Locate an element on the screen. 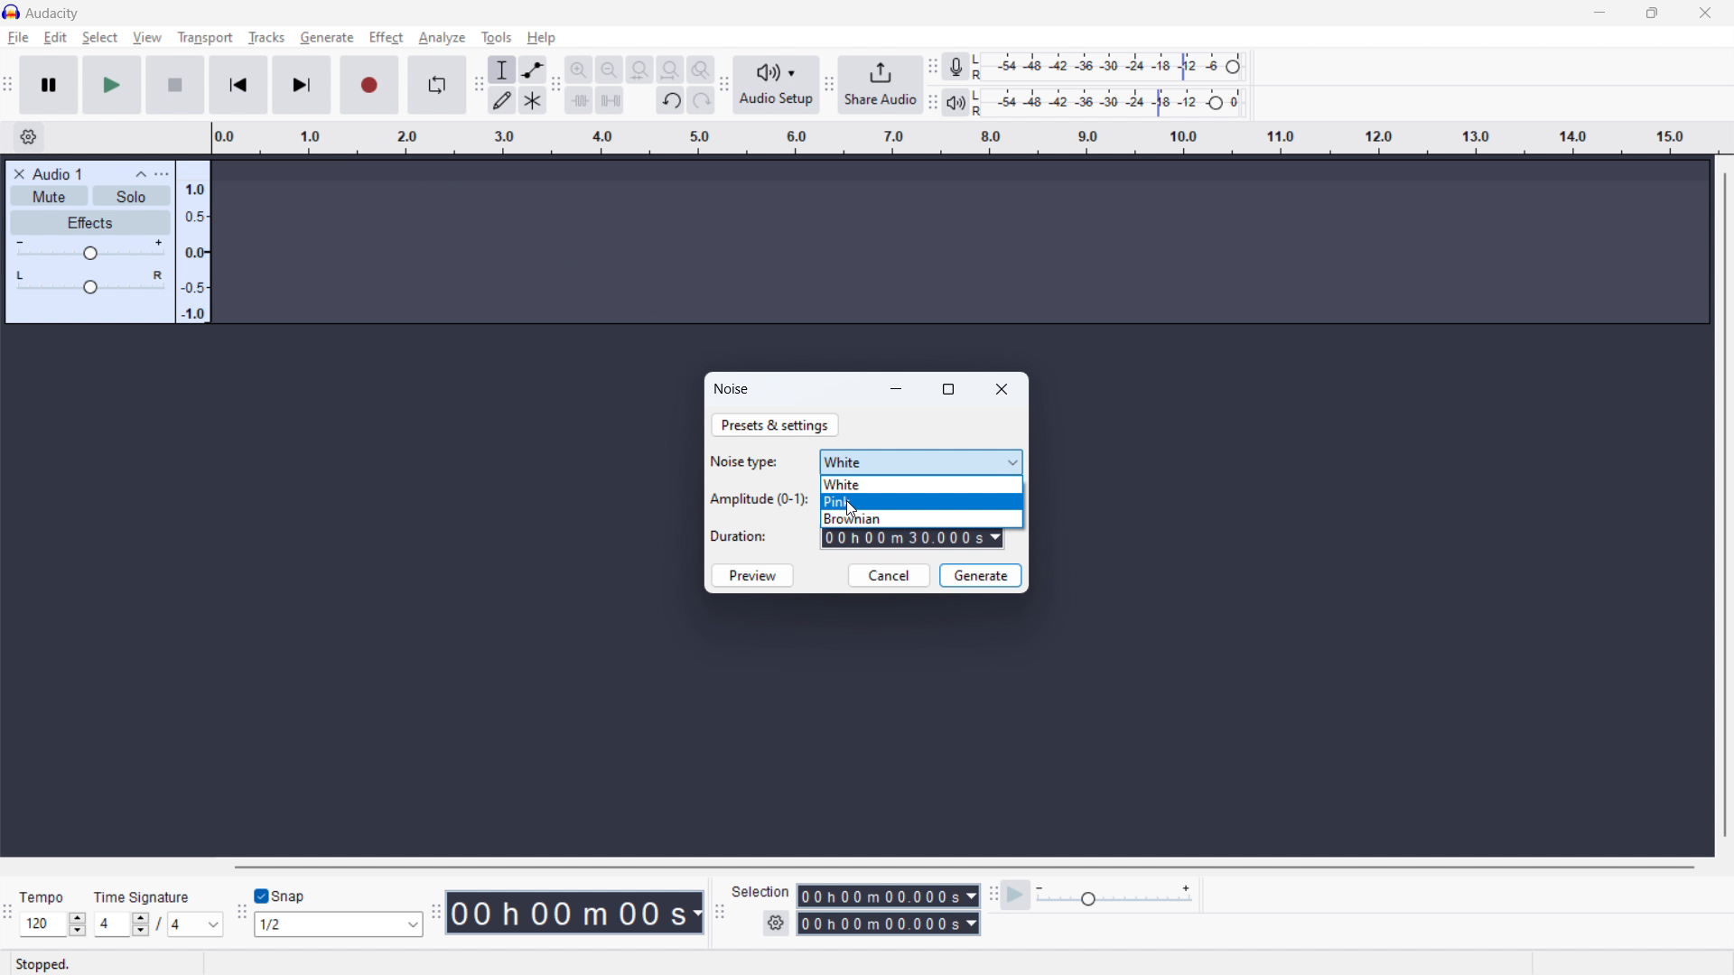  audio setup toolbar is located at coordinates (723, 84).